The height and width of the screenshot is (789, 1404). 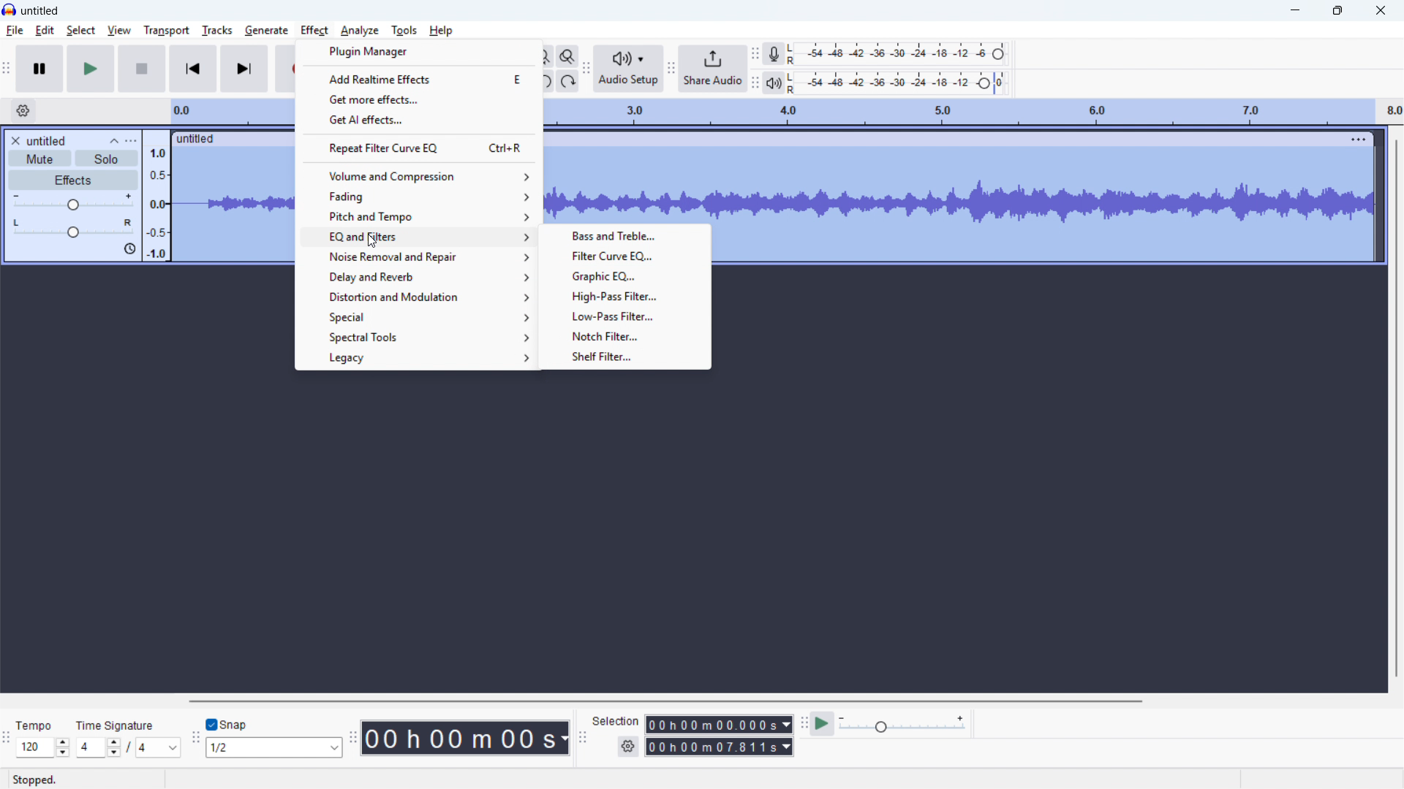 I want to click on Horizontal scroll bar , so click(x=663, y=701).